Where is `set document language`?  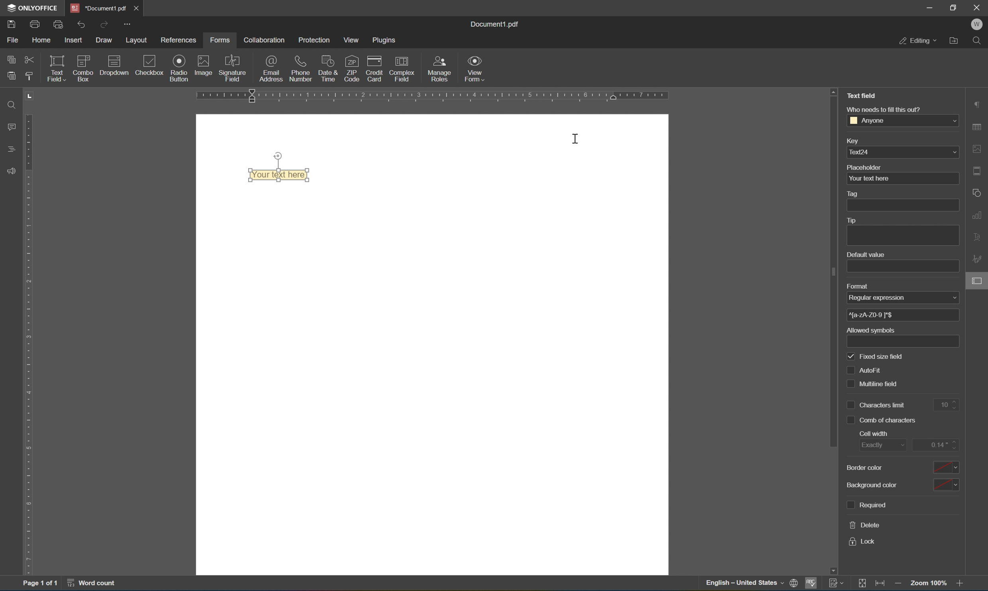 set document language is located at coordinates (796, 584).